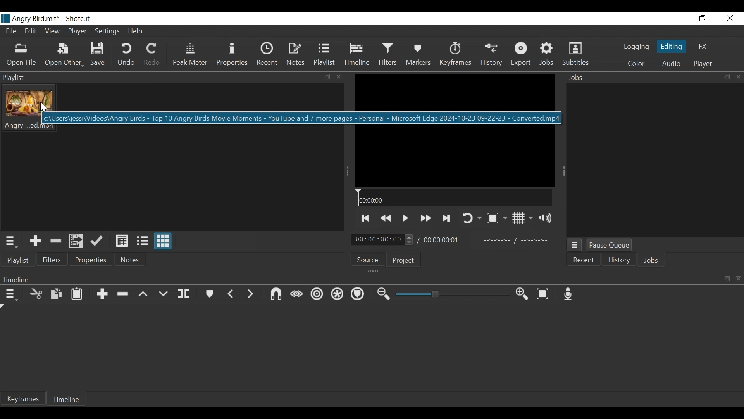 This screenshot has height=419, width=744. Describe the element at coordinates (403, 260) in the screenshot. I see `Project` at that location.